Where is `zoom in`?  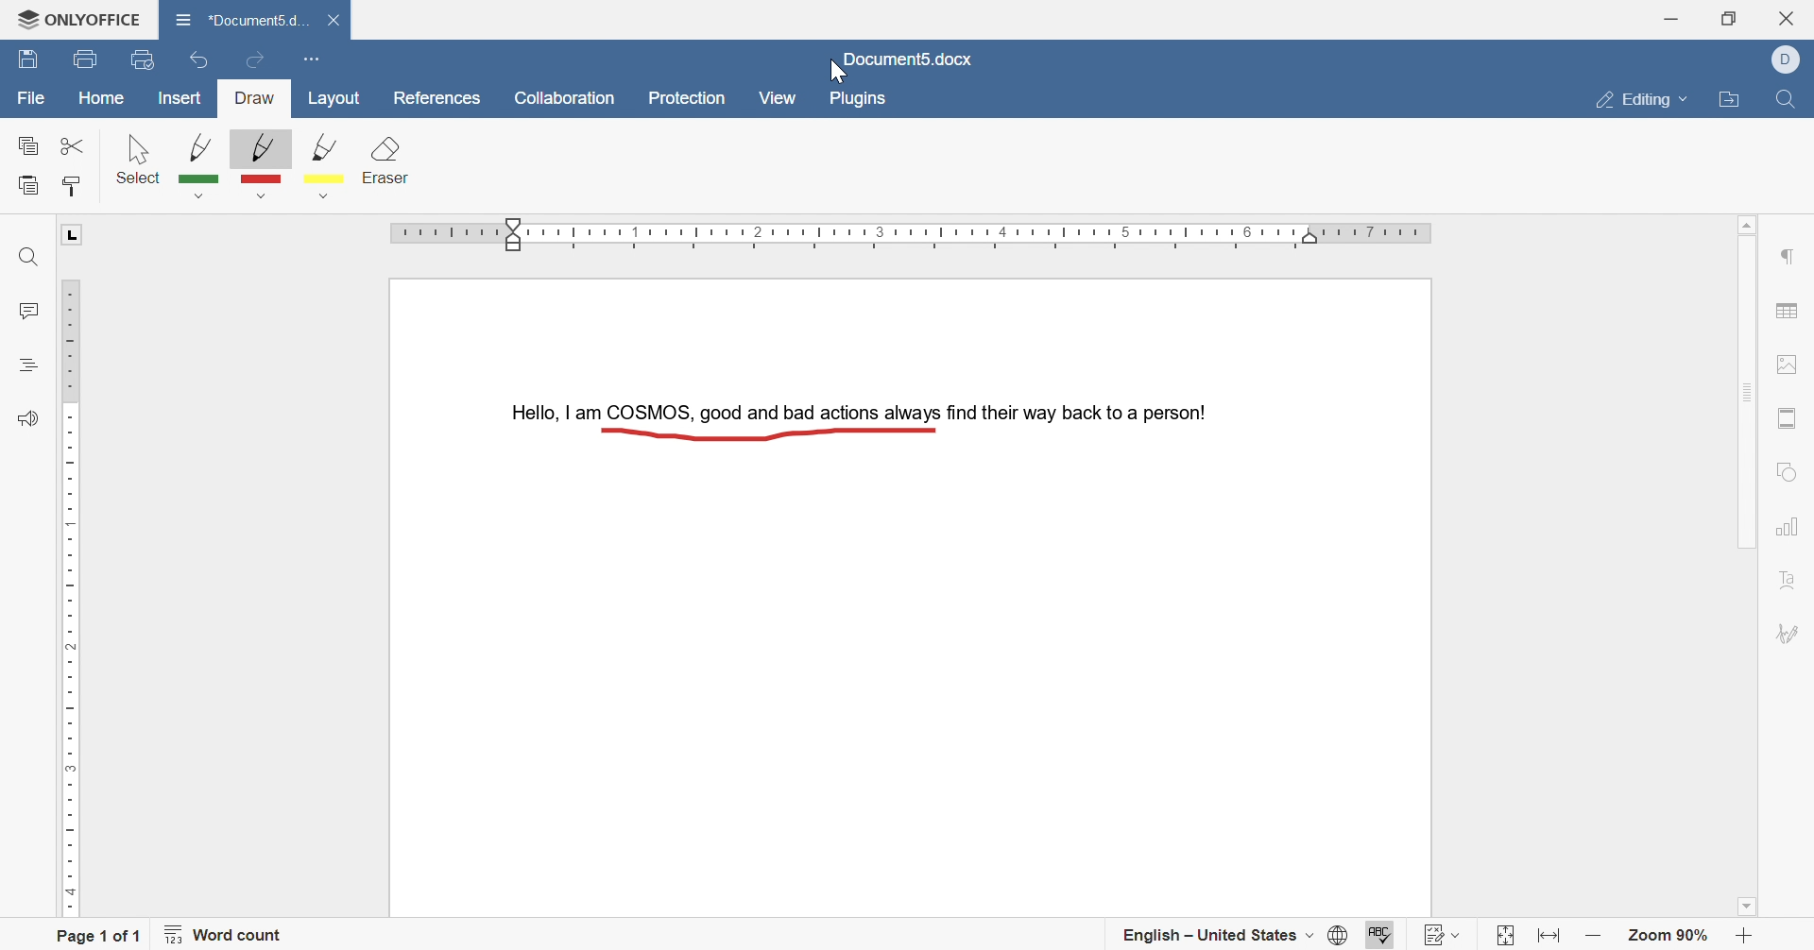
zoom in is located at coordinates (1743, 937).